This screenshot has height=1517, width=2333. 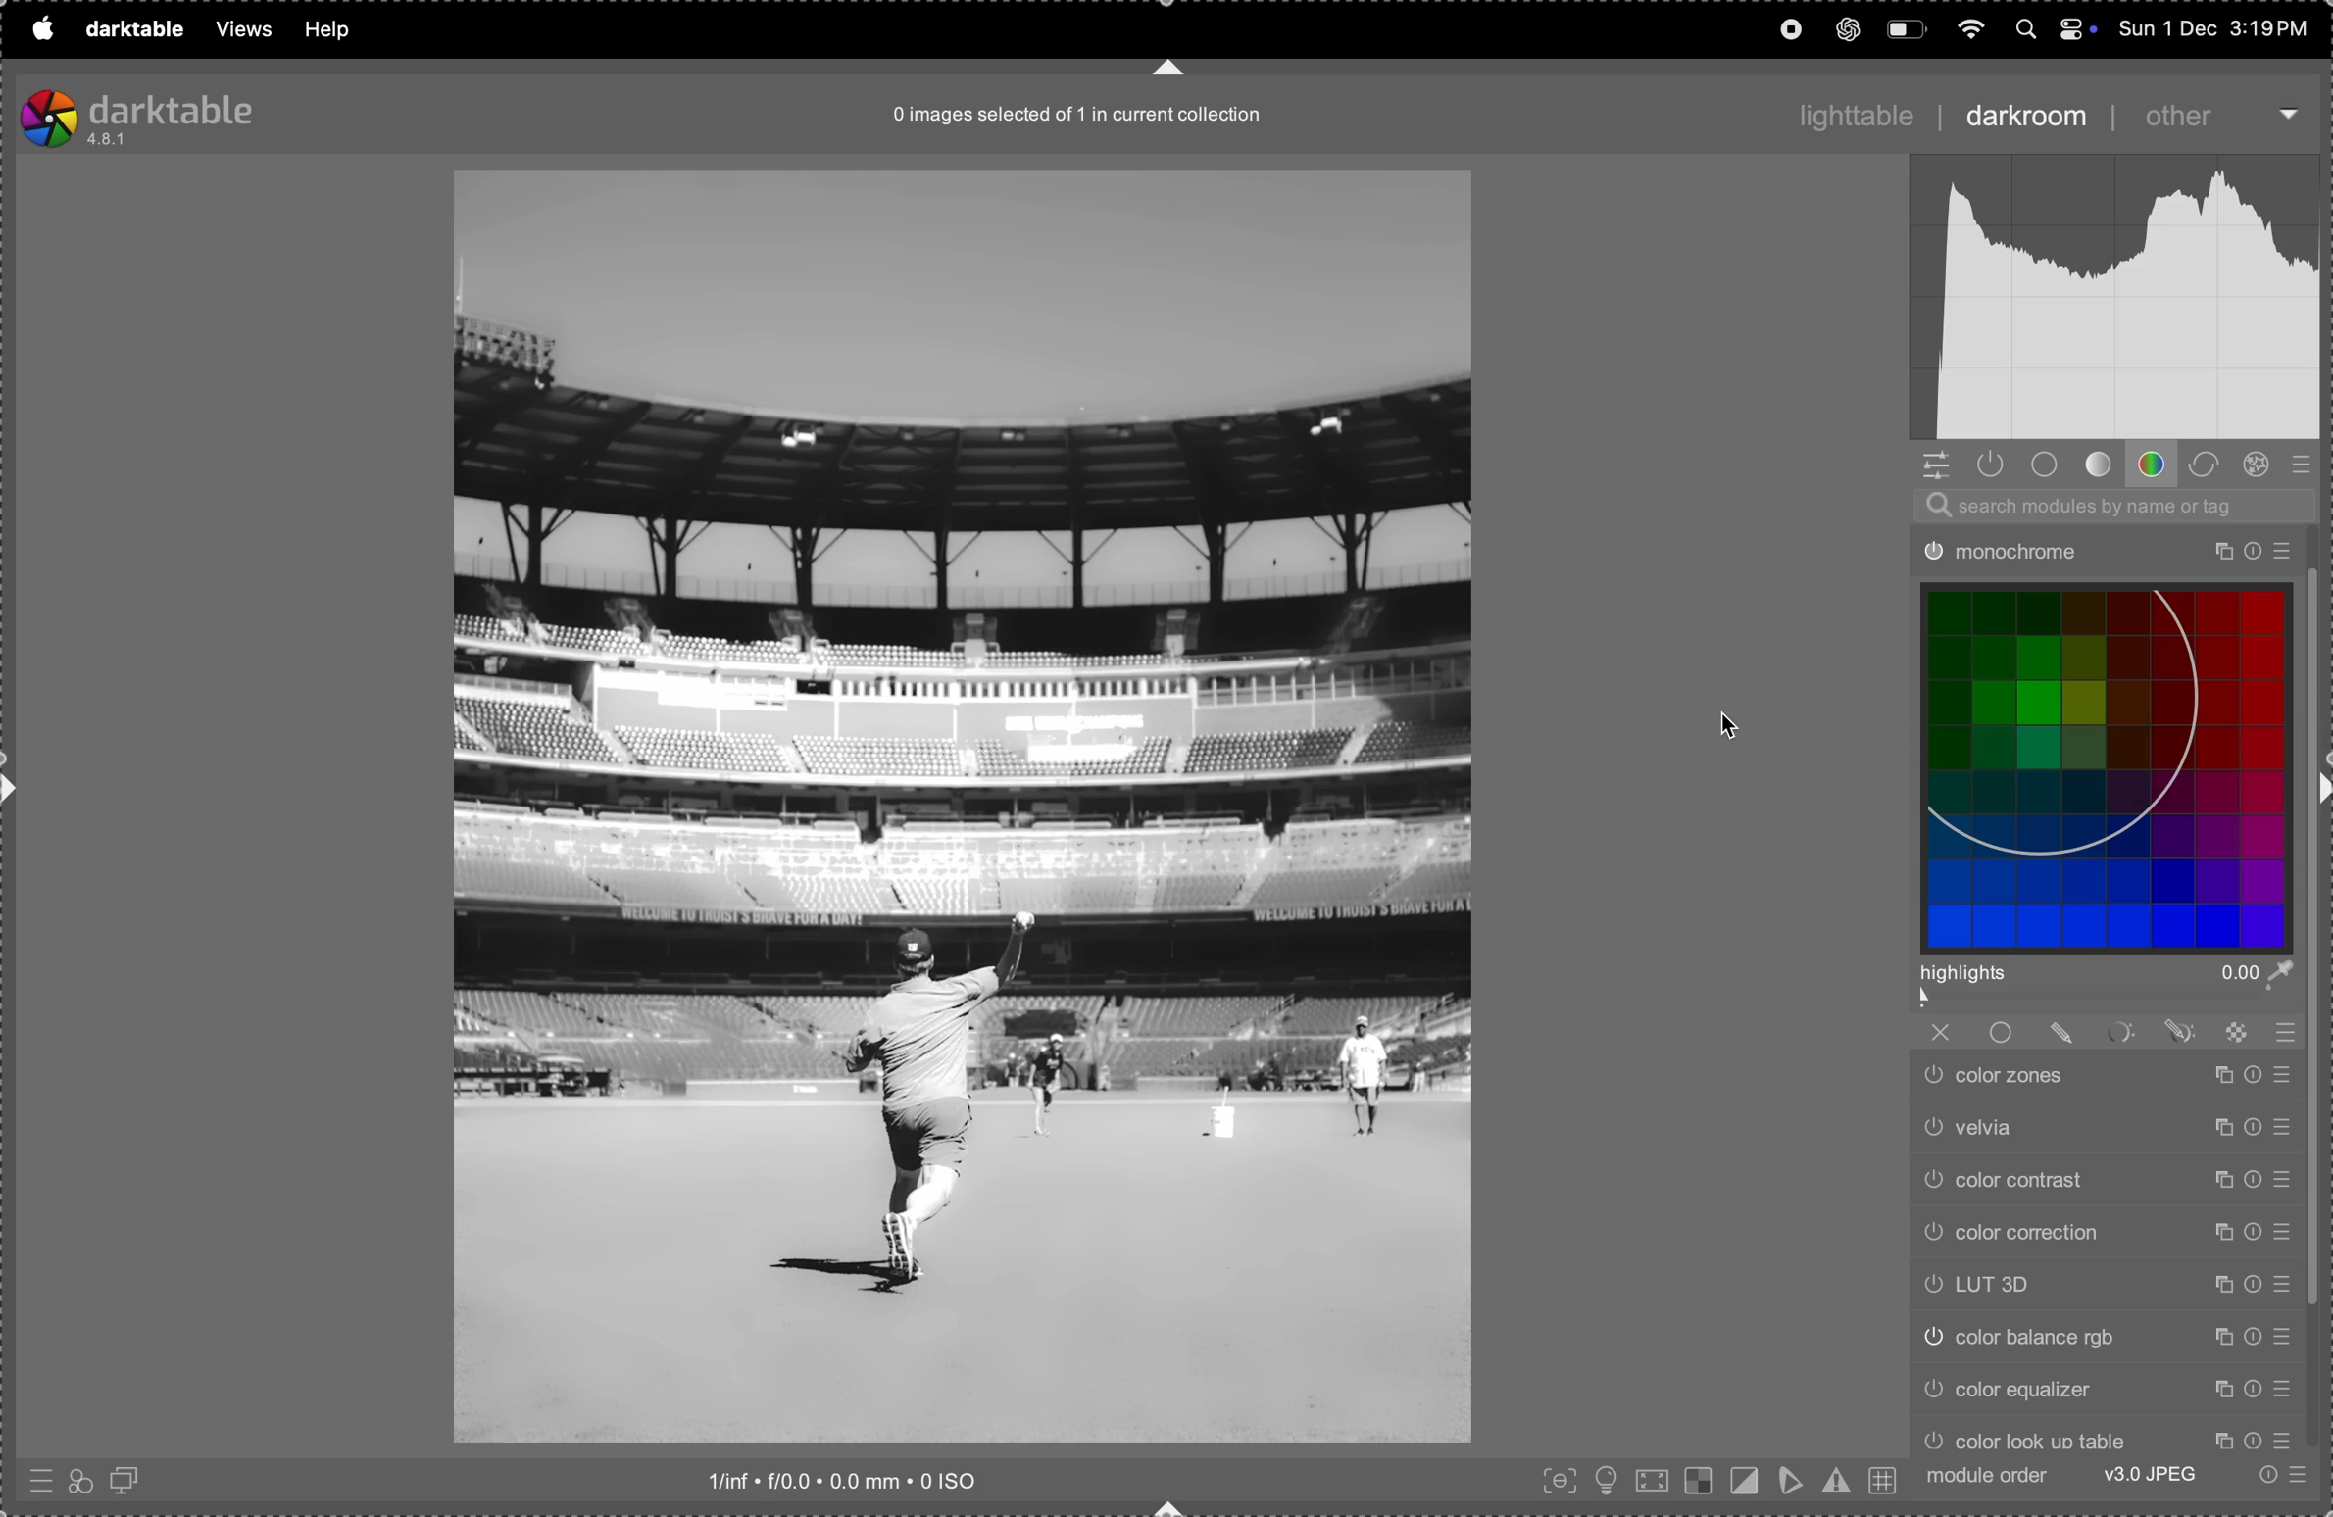 I want to click on , so click(x=1166, y=70).